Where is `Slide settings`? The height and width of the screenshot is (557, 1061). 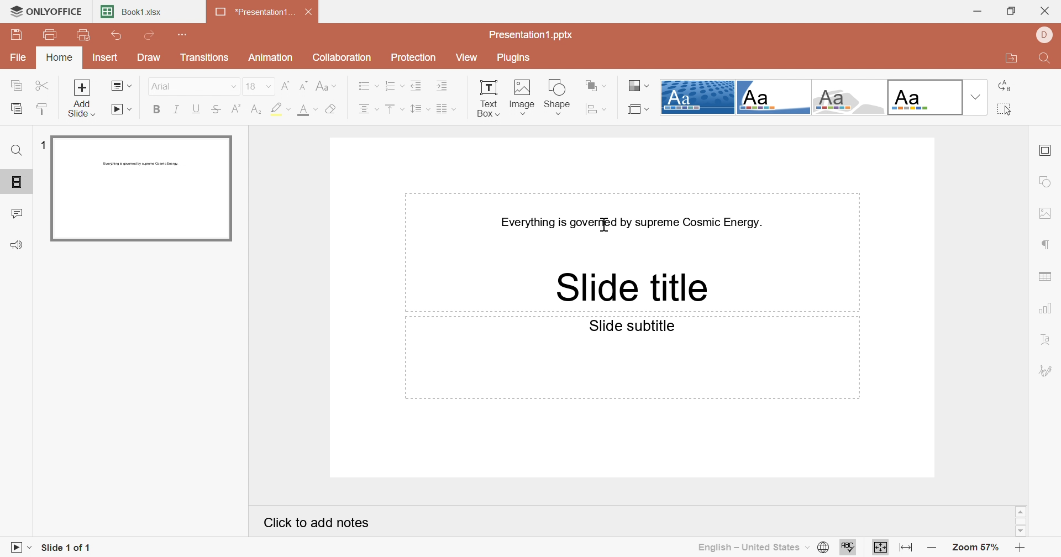 Slide settings is located at coordinates (1047, 150).